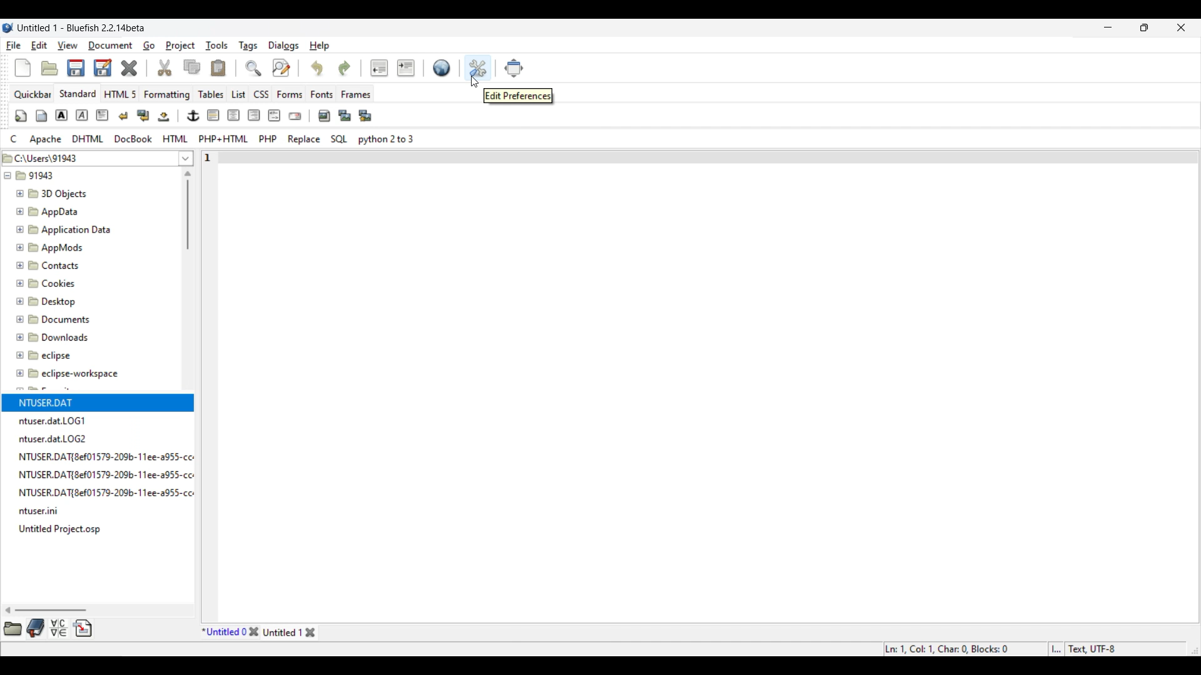 This screenshot has width=1201, height=675. I want to click on Project name, software name and version, so click(82, 27).